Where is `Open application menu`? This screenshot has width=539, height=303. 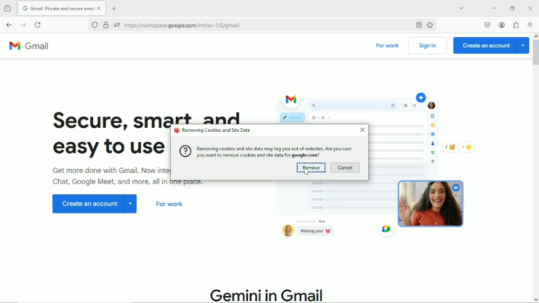 Open application menu is located at coordinates (531, 26).